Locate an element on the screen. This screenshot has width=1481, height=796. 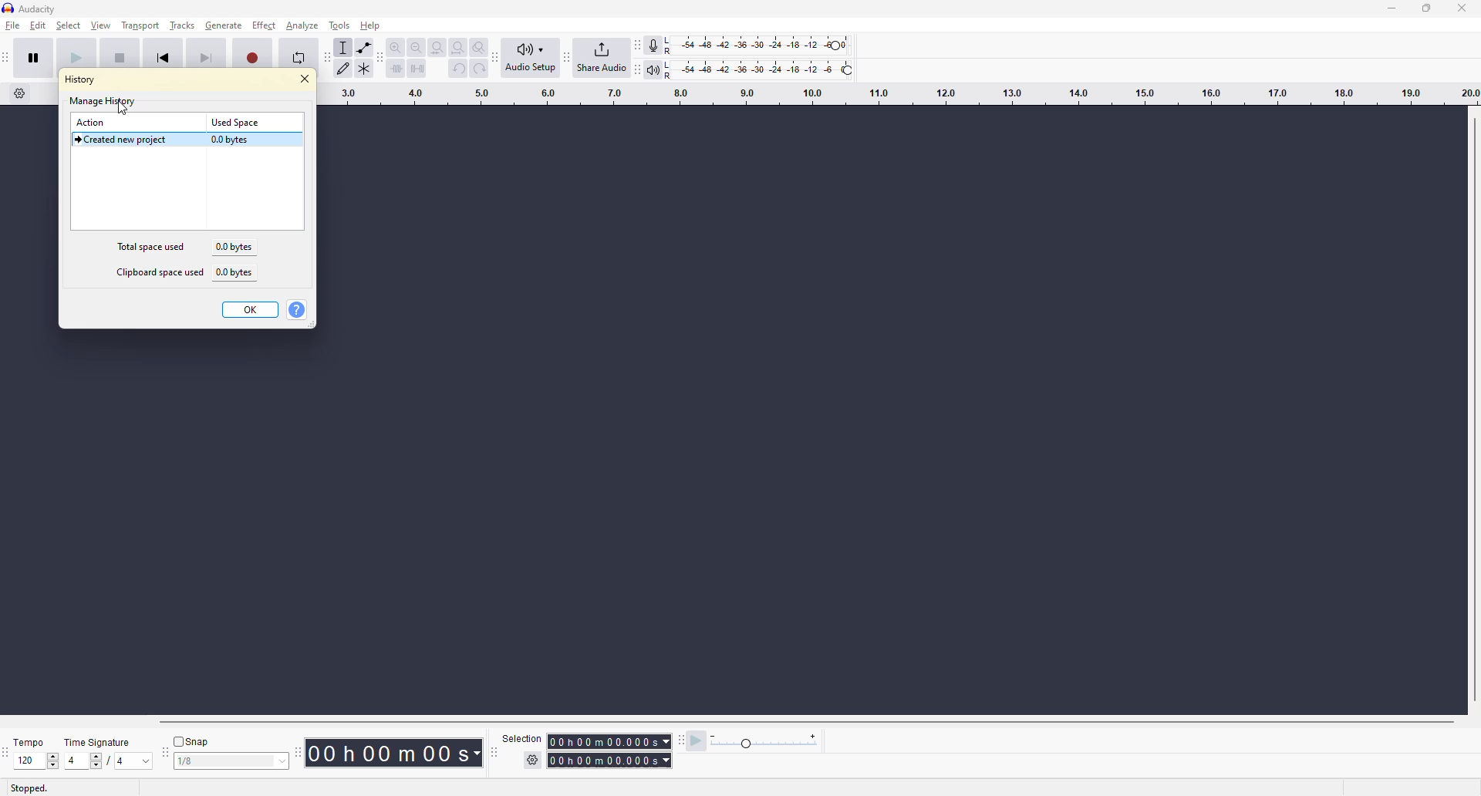
previous is located at coordinates (164, 57).